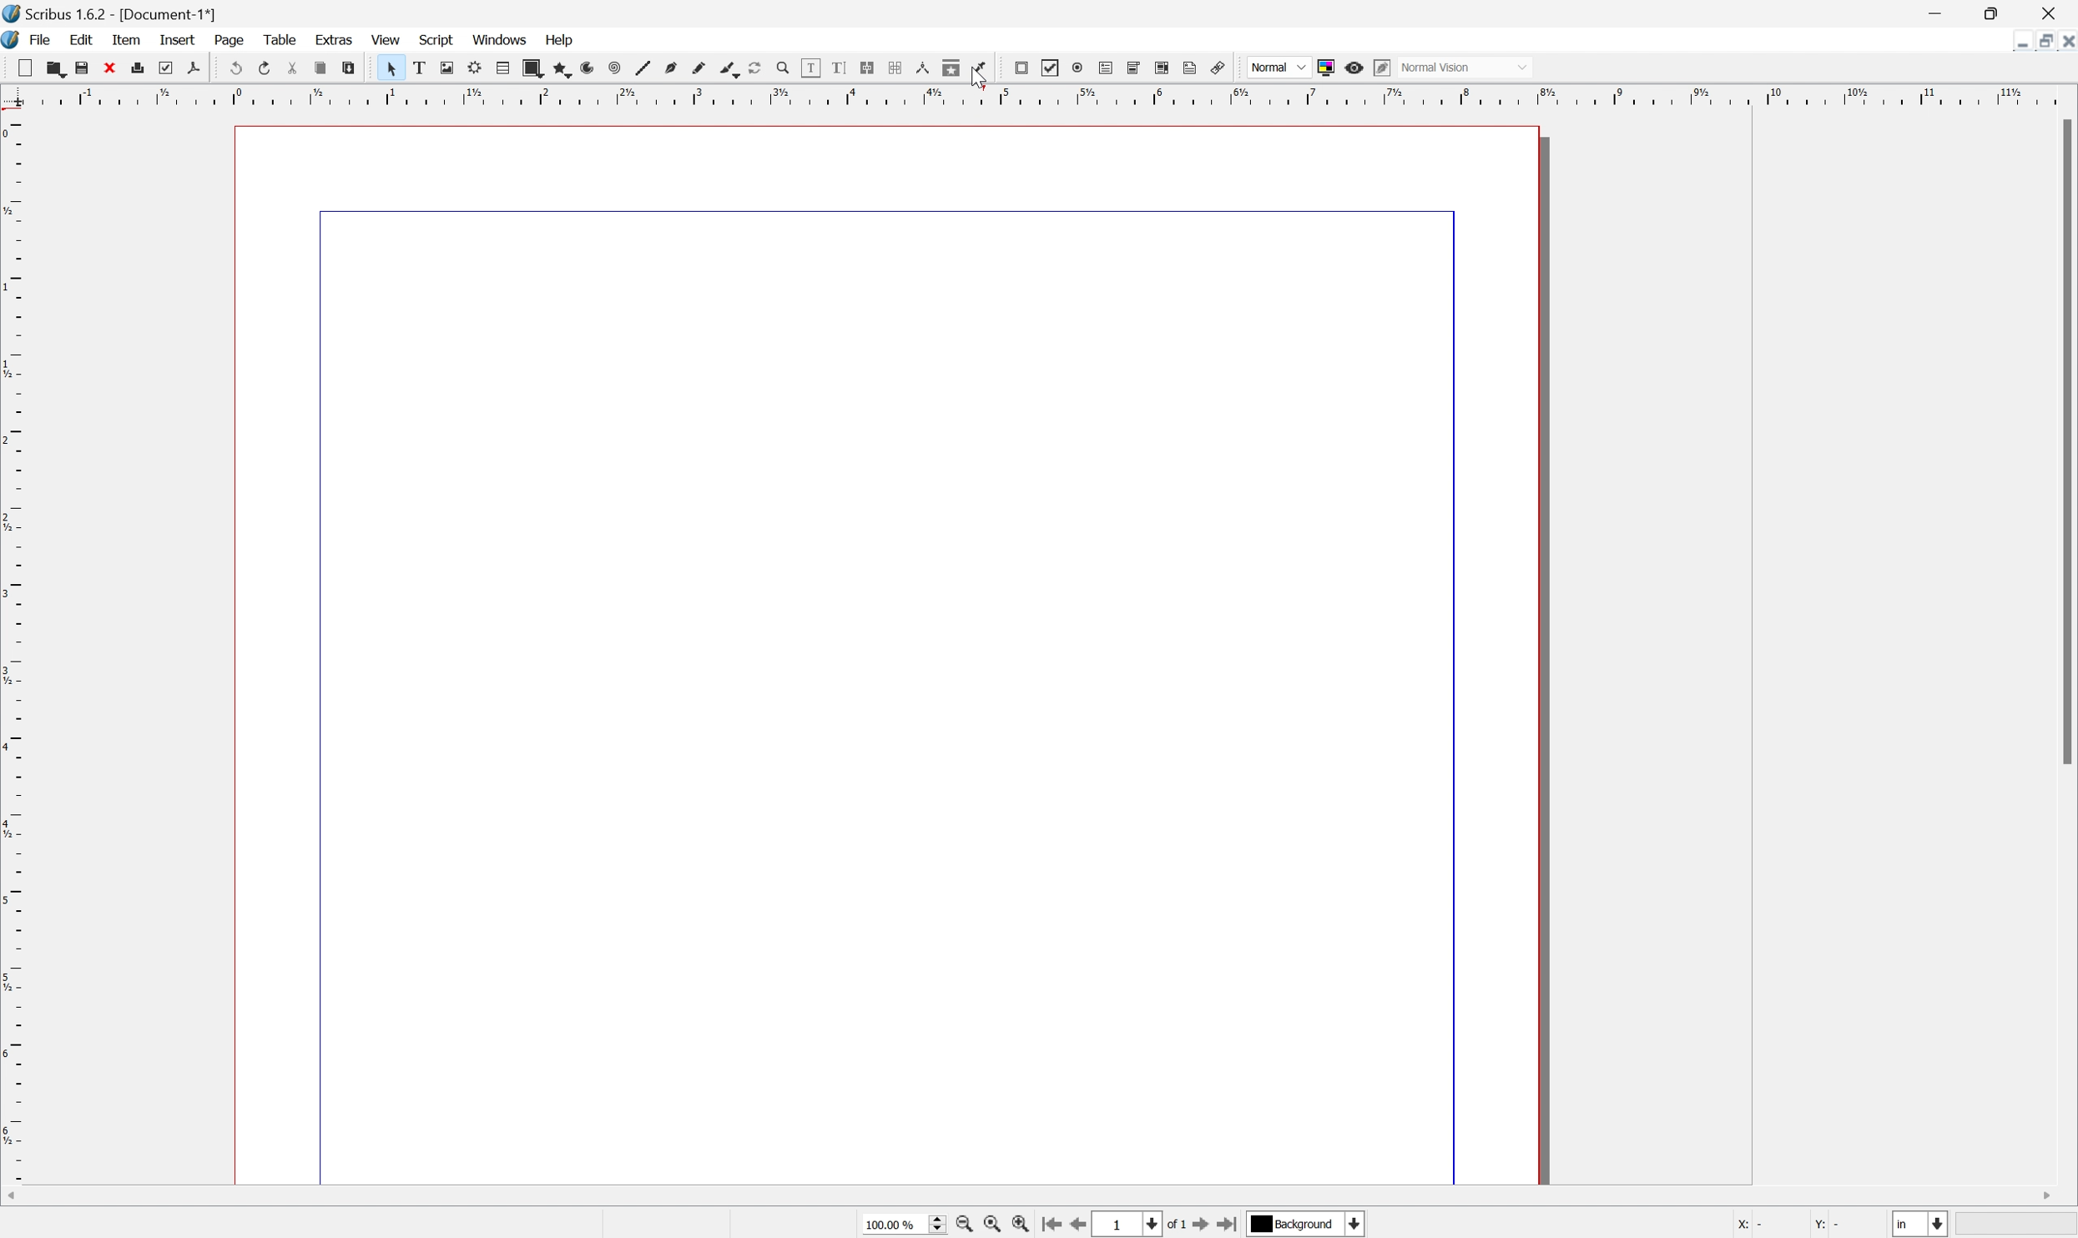 The image size is (2078, 1238). Describe the element at coordinates (896, 66) in the screenshot. I see `Unlink text frames` at that location.